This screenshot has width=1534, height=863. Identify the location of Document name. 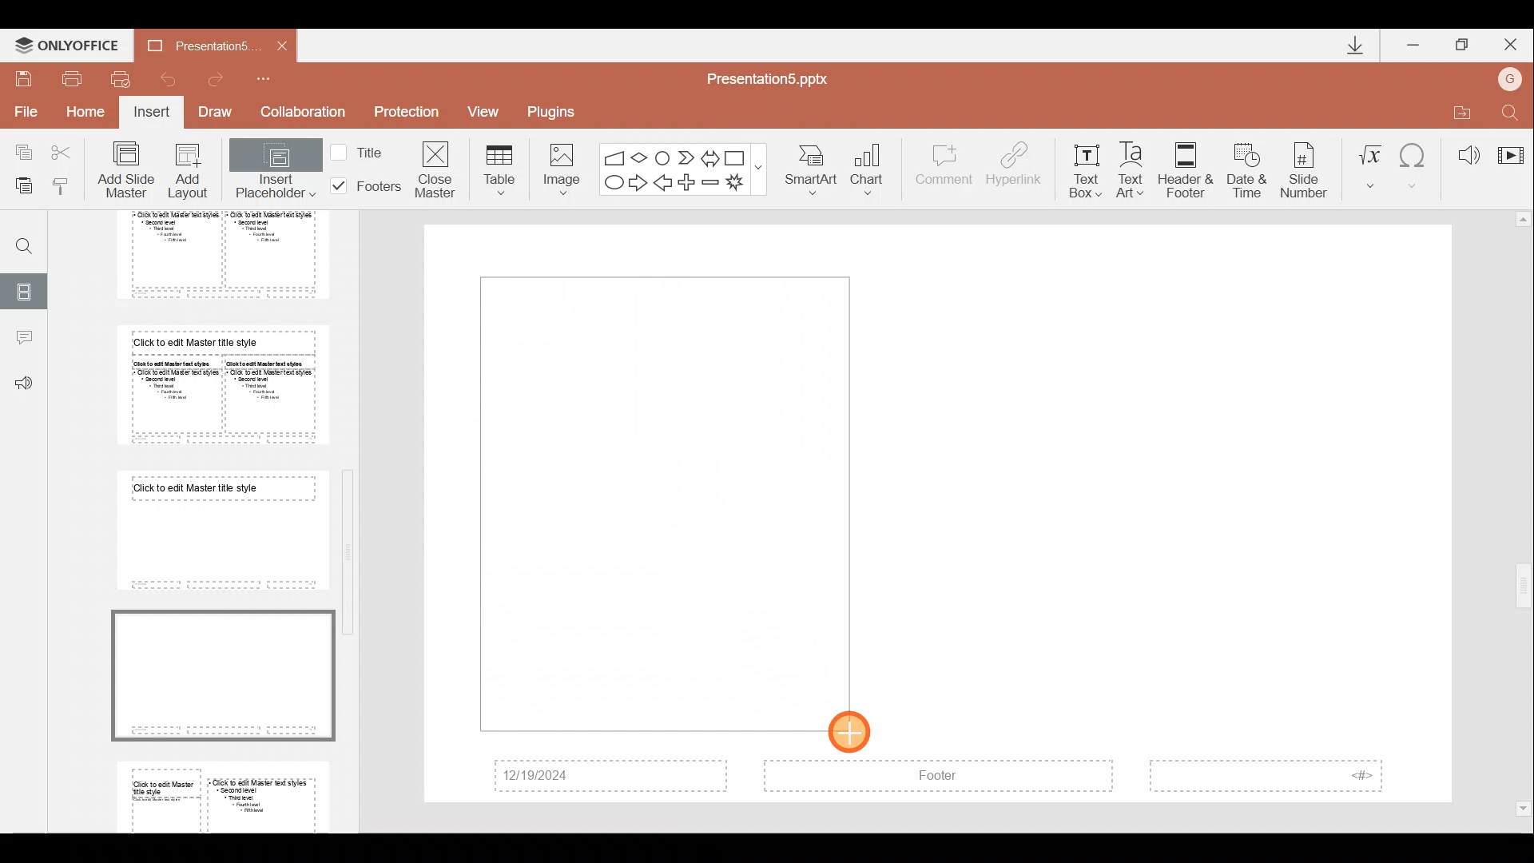
(191, 45).